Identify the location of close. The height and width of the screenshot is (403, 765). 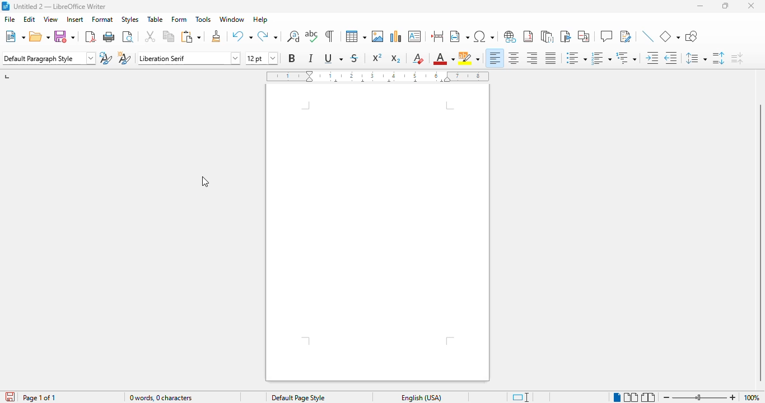
(750, 6).